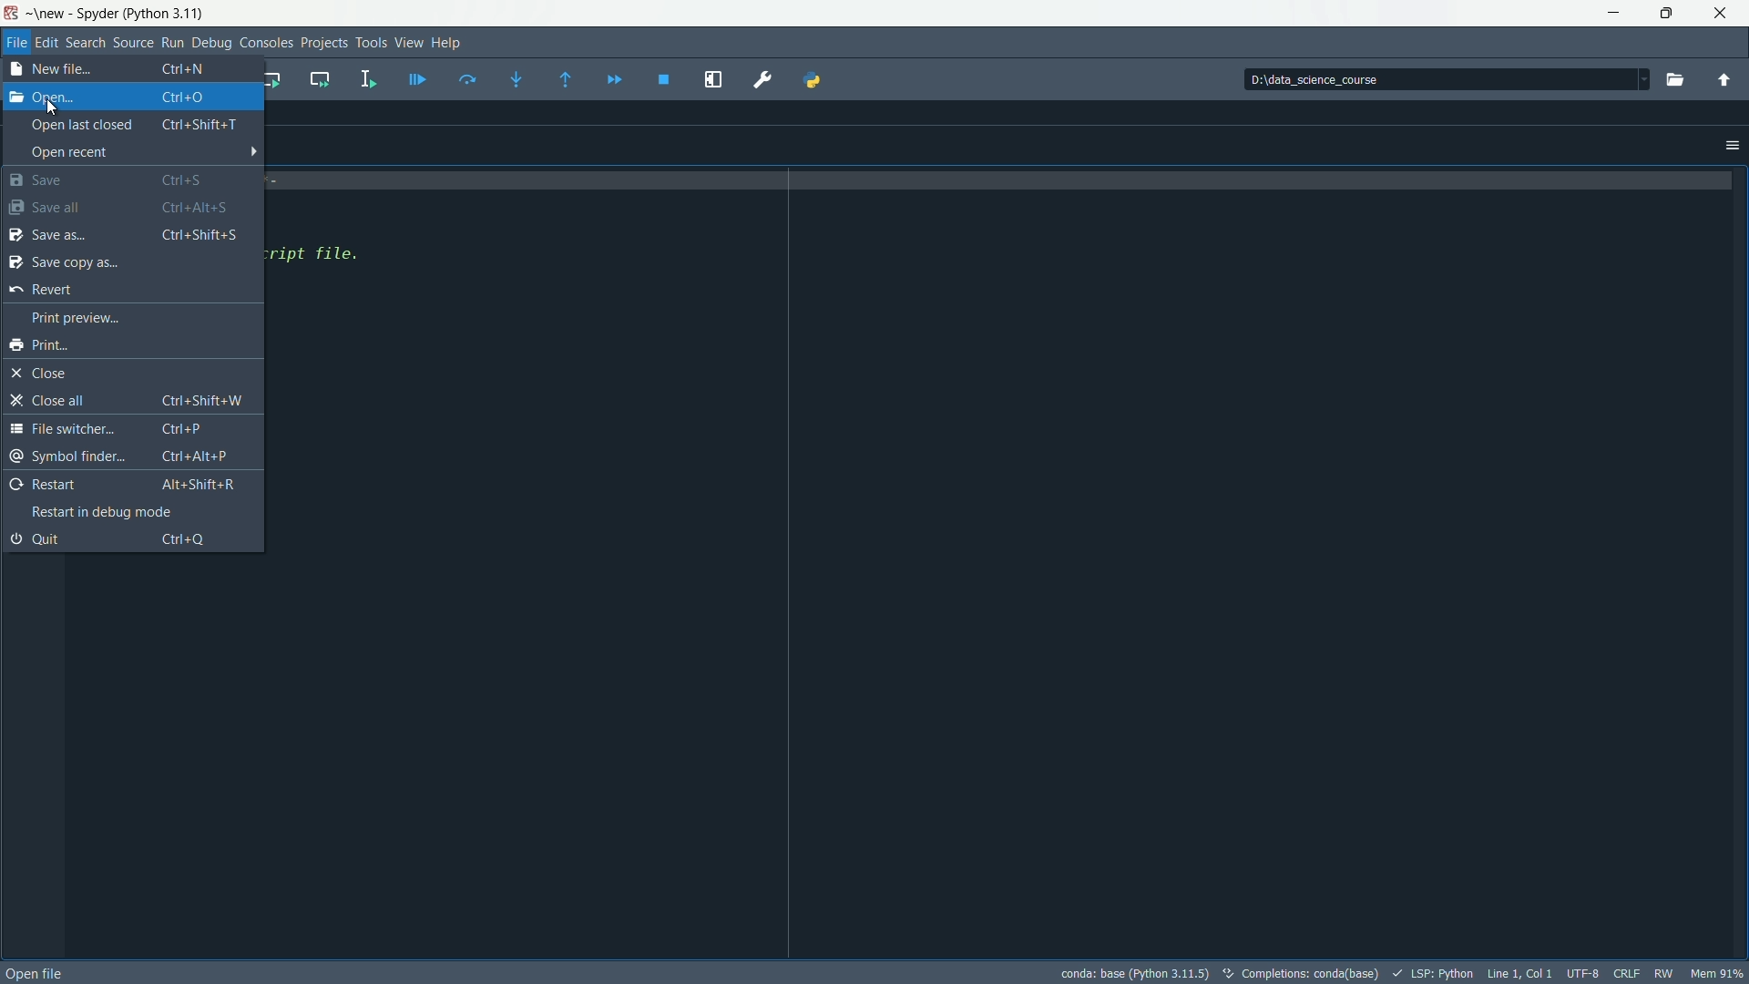  I want to click on save copy as, so click(120, 261).